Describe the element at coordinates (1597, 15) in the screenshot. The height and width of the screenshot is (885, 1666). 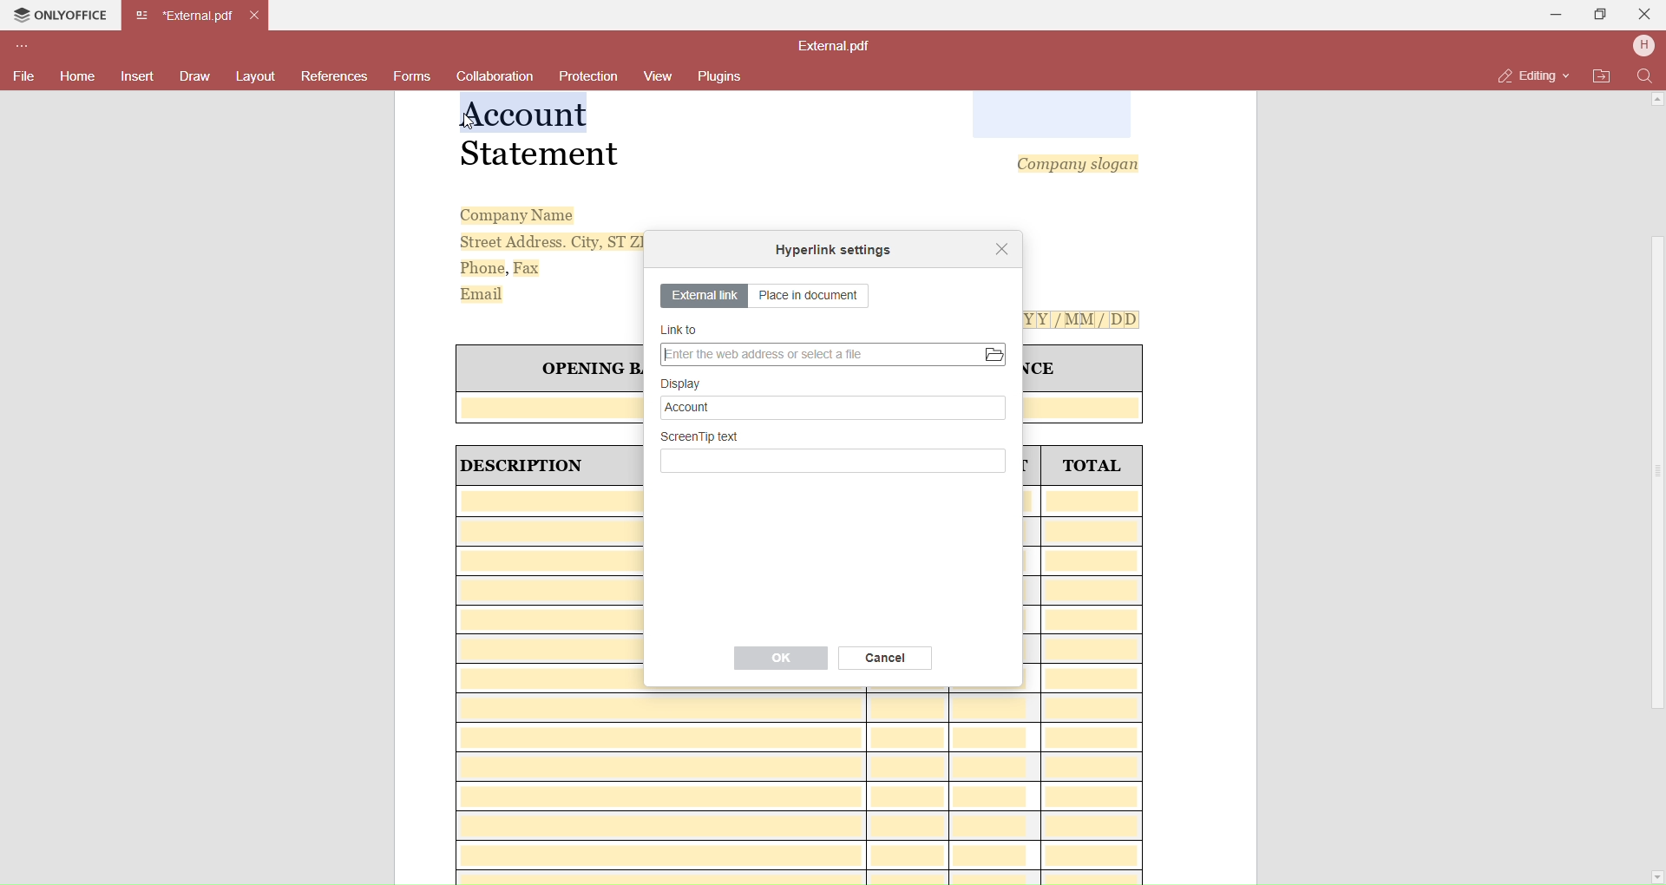
I see `Maximize` at that location.